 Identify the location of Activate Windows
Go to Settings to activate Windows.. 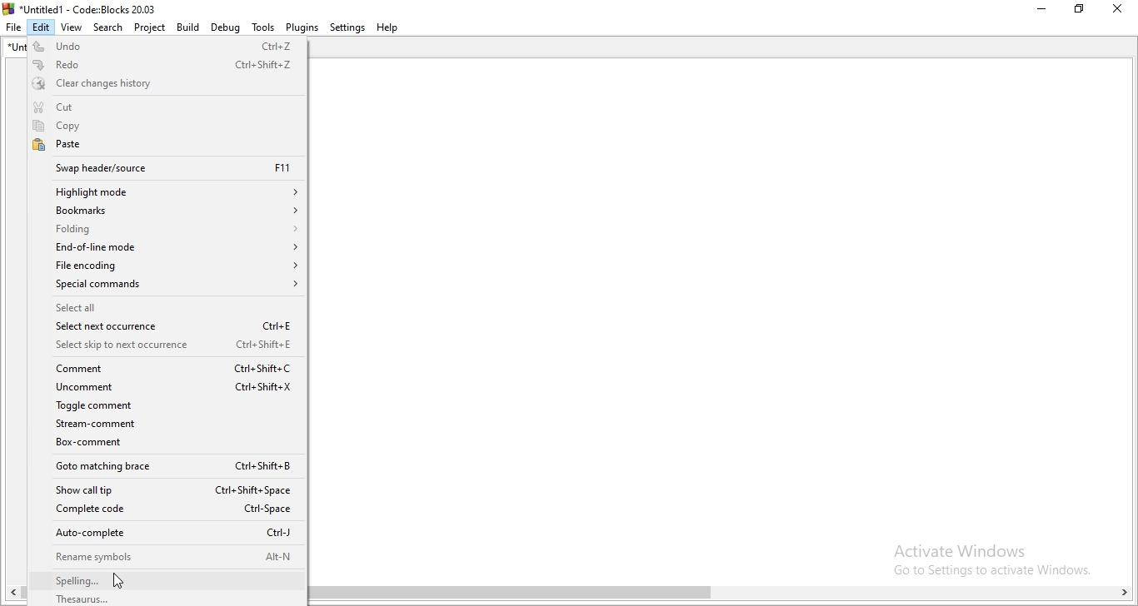
(991, 559).